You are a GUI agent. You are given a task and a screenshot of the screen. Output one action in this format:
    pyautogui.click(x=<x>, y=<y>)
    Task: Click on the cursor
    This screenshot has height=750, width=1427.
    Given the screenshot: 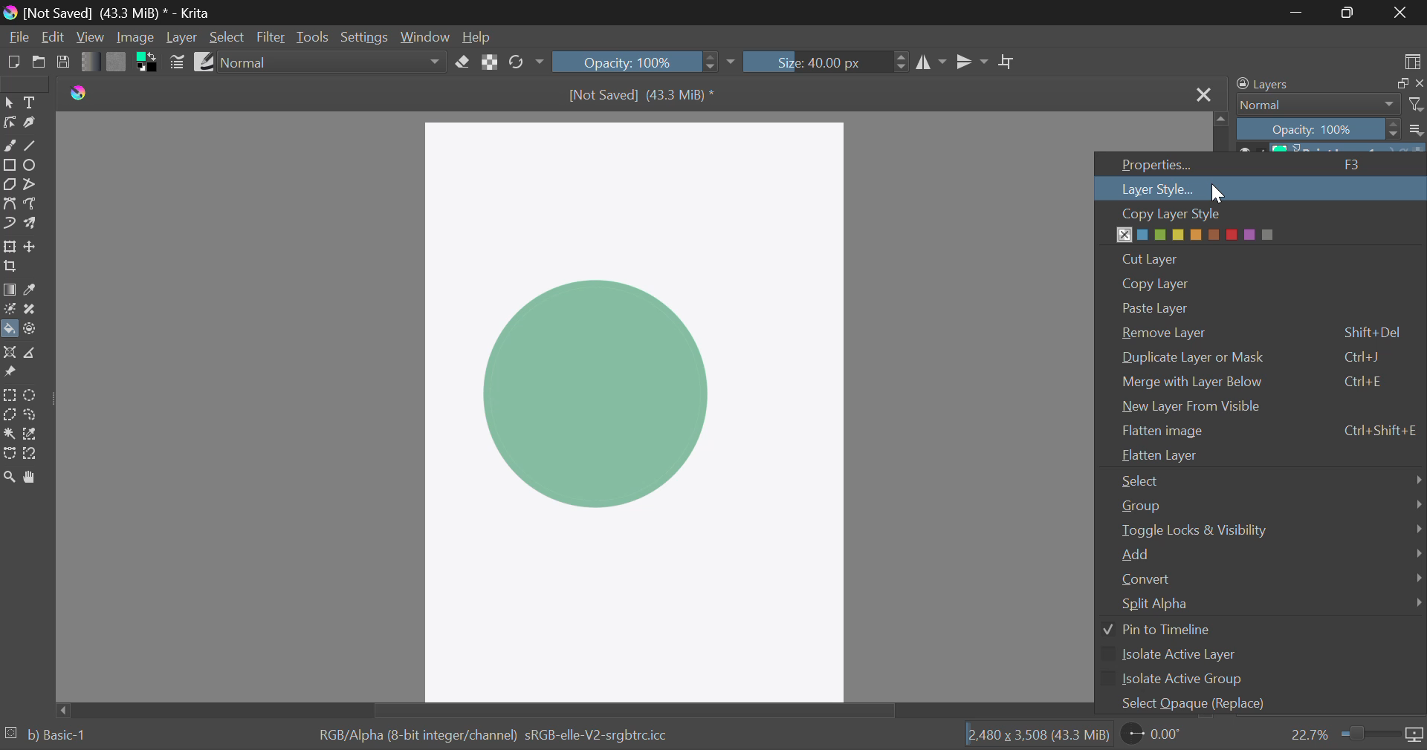 What is the action you would take?
    pyautogui.click(x=1219, y=197)
    